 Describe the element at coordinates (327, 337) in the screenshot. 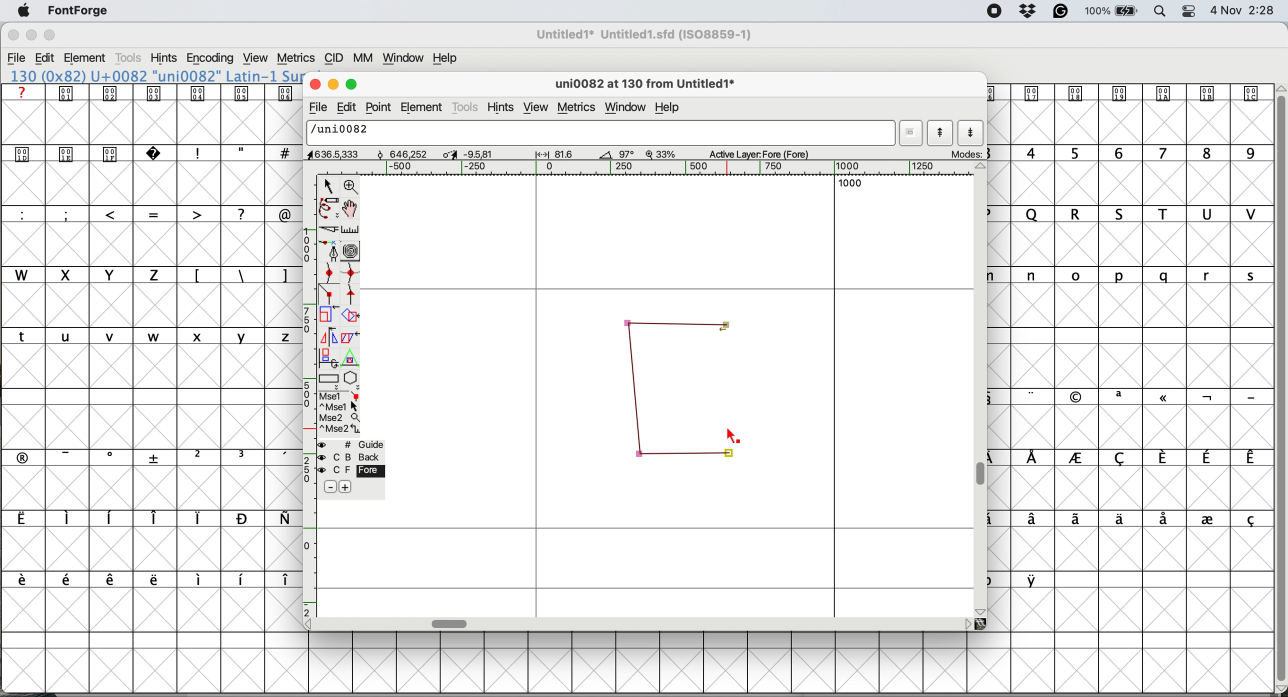

I see `flip the selection` at that location.